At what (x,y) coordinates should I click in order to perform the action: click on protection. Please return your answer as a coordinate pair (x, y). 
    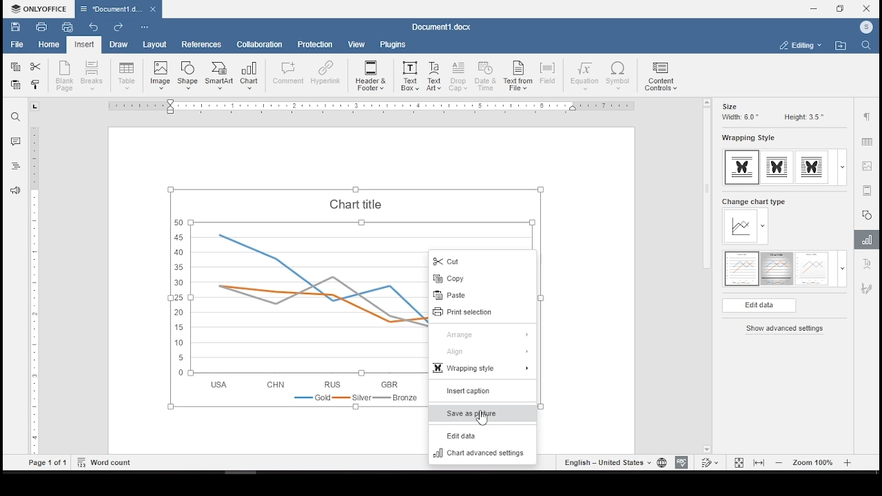
    Looking at the image, I should click on (314, 45).